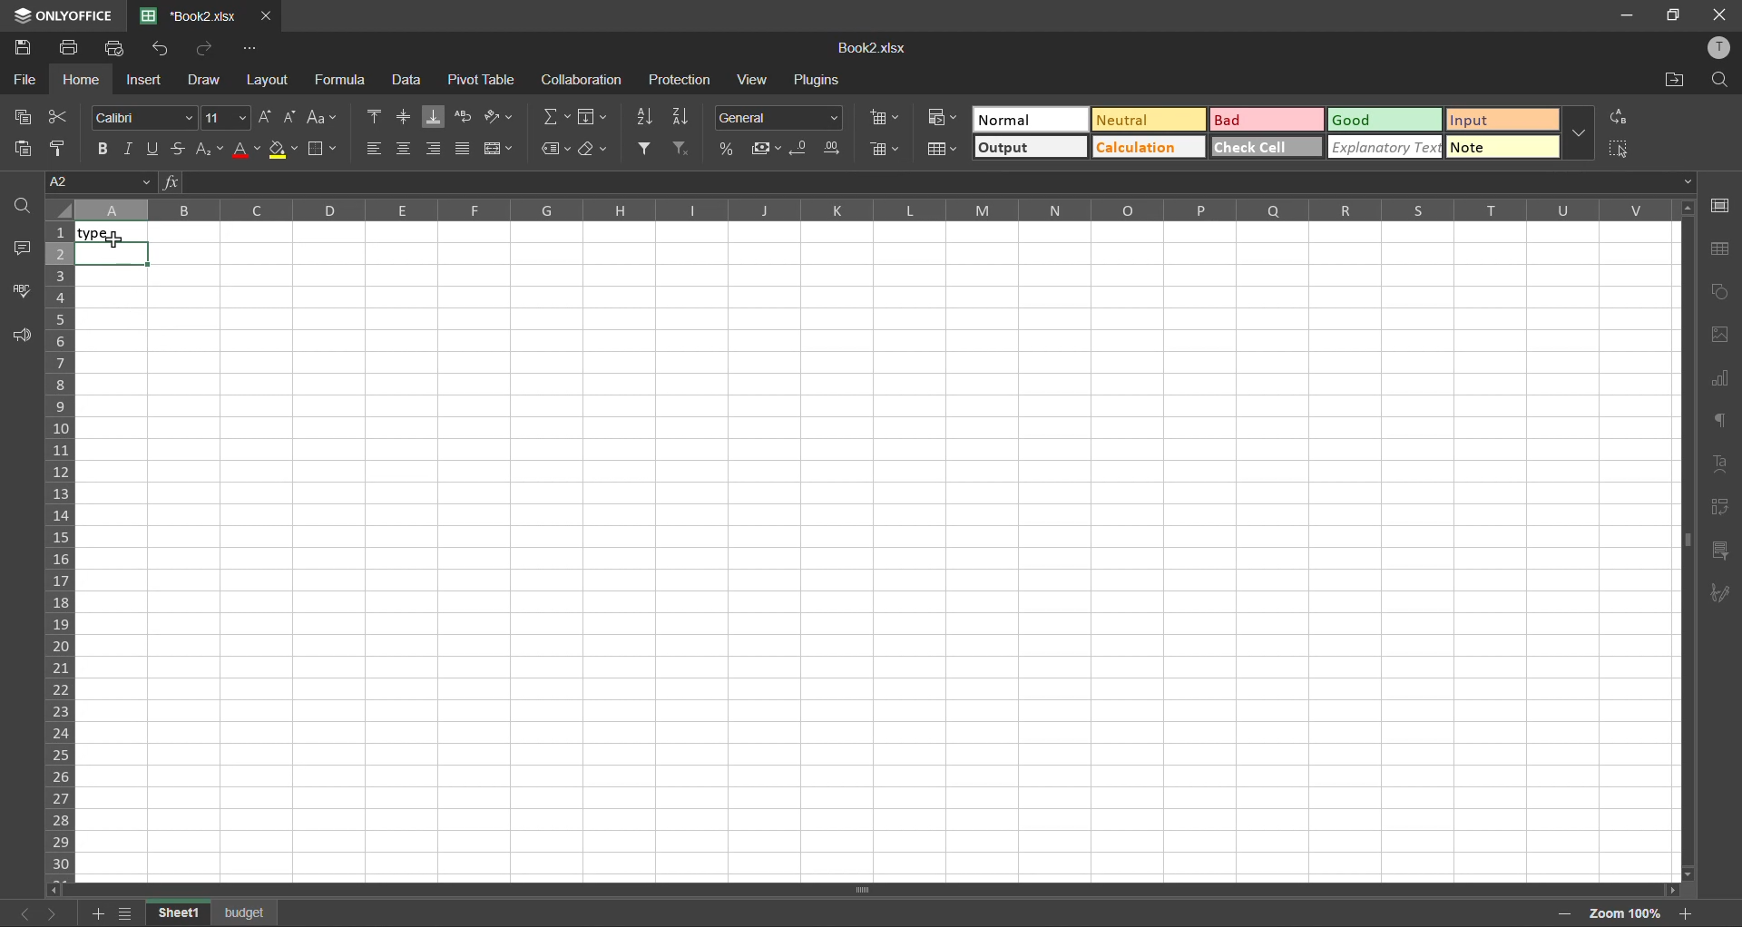  What do you see at coordinates (1725, 48) in the screenshot?
I see `profile` at bounding box center [1725, 48].